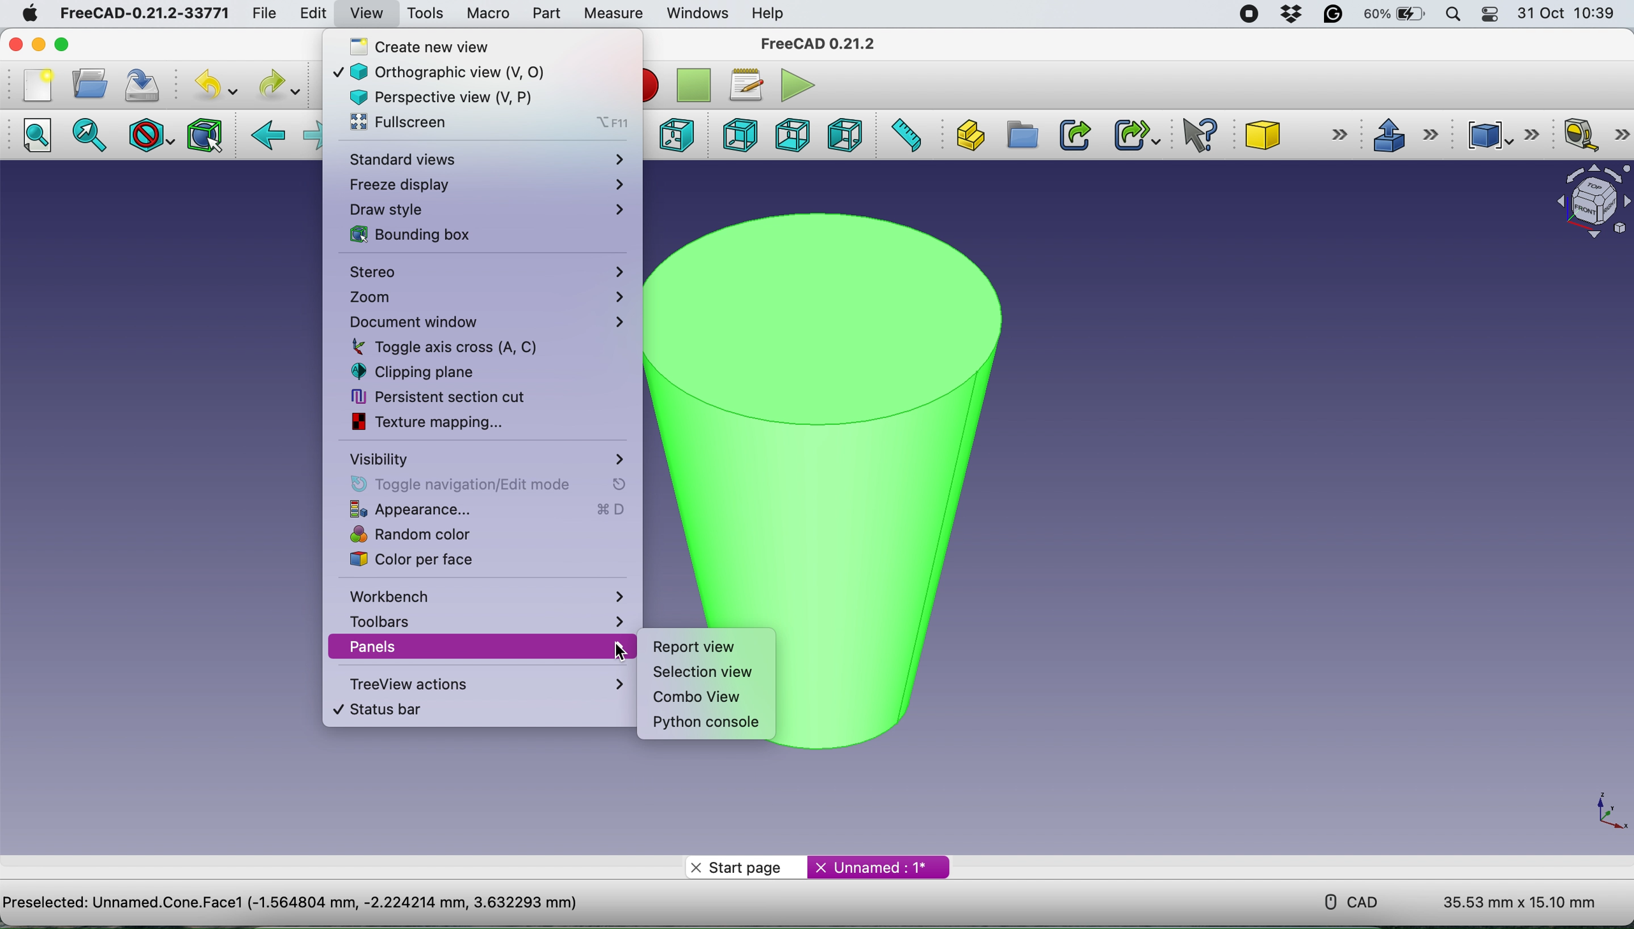  I want to click on system logo, so click(22, 12).